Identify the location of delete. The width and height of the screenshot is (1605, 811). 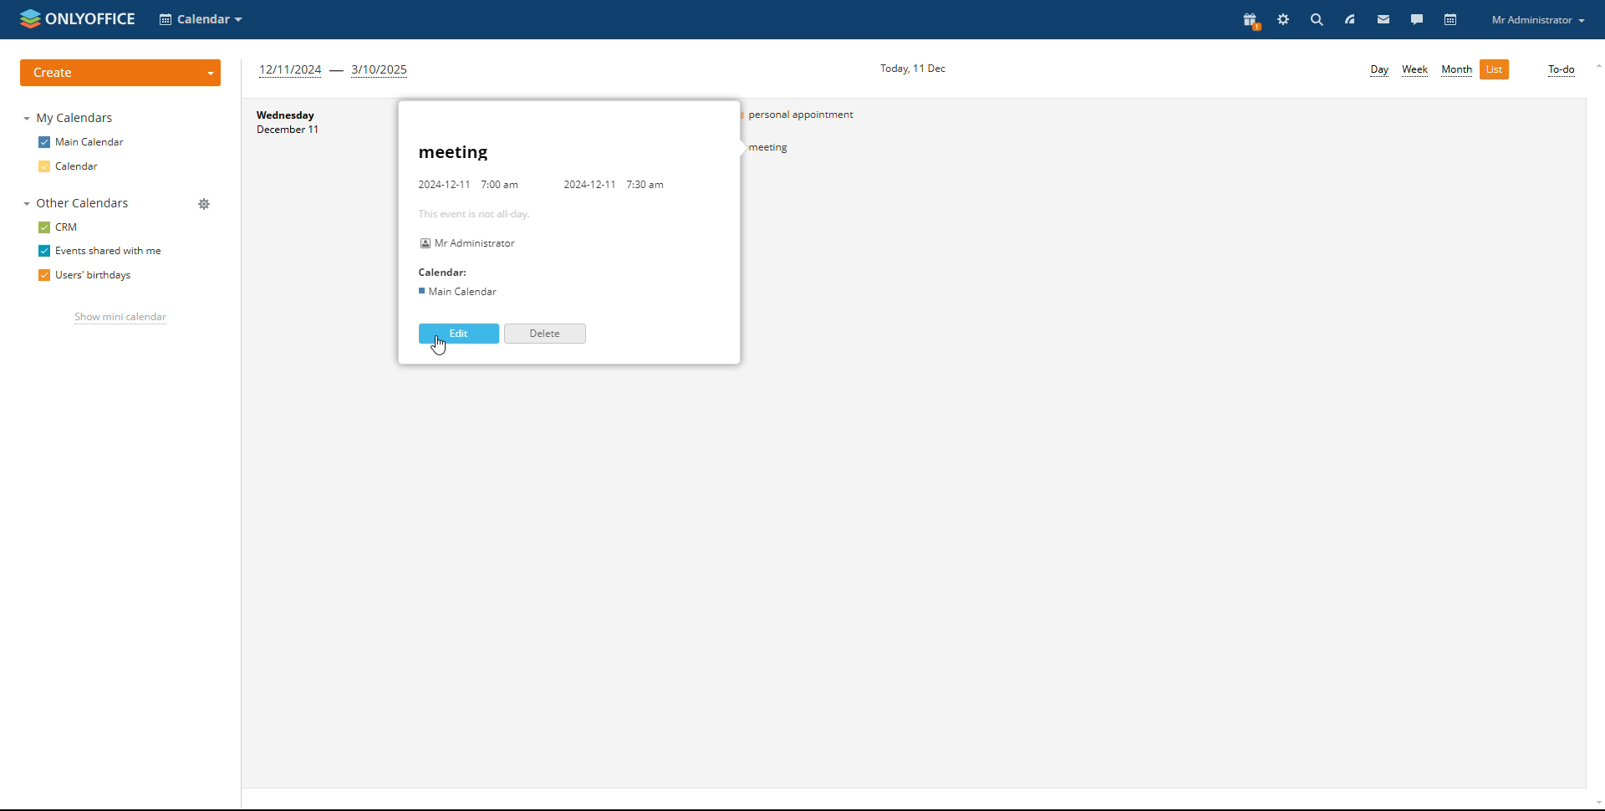
(545, 333).